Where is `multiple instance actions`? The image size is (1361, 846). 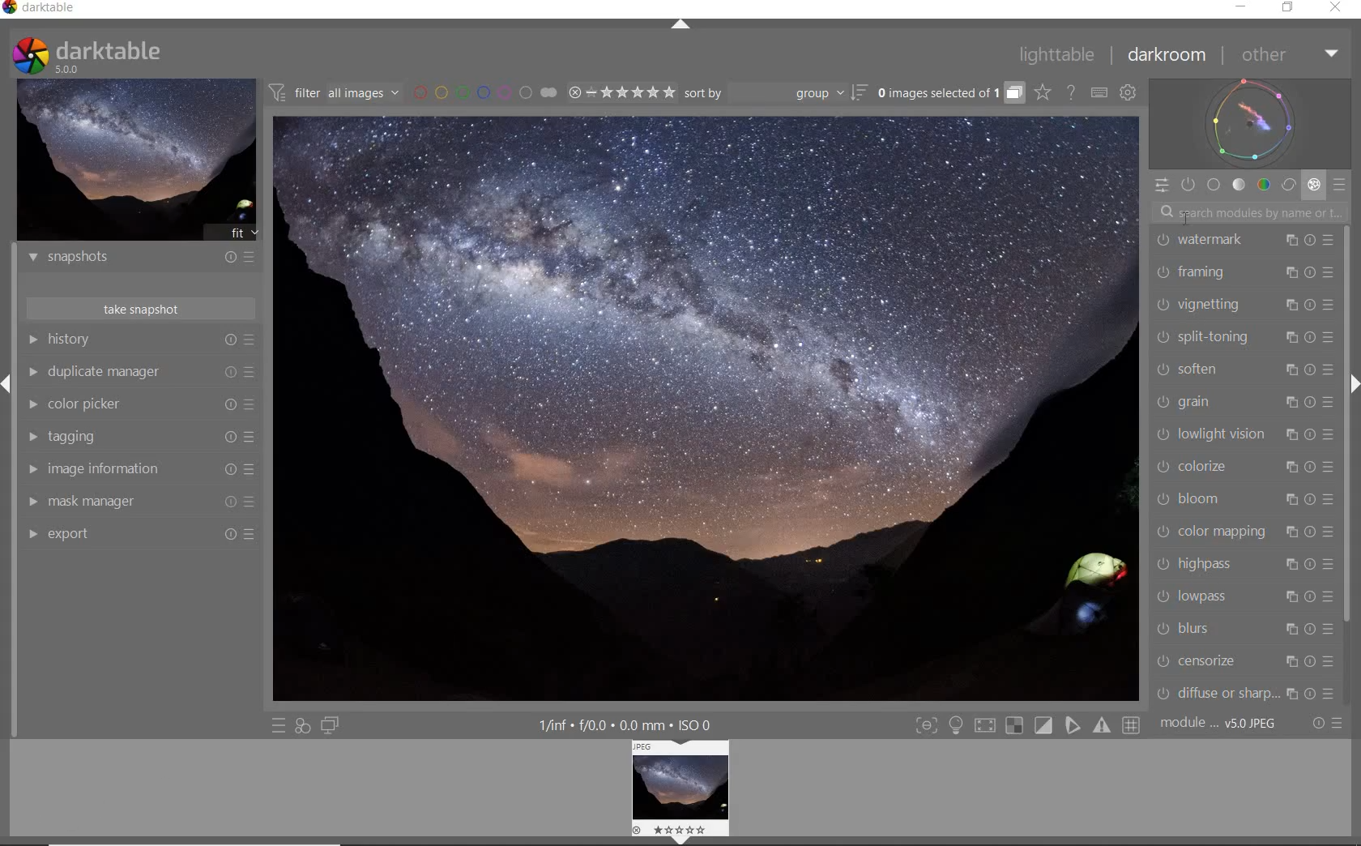 multiple instance actions is located at coordinates (1291, 695).